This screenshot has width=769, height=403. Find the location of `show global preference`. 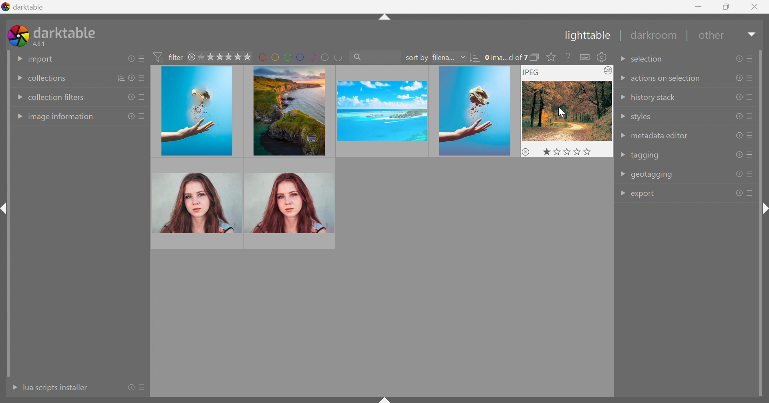

show global preference is located at coordinates (601, 57).